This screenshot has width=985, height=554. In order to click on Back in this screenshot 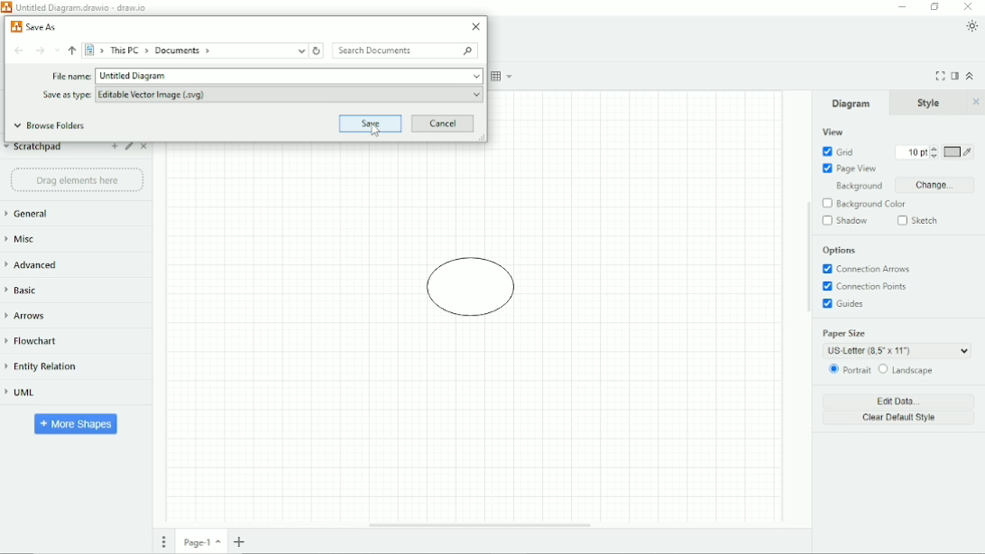, I will do `click(21, 51)`.